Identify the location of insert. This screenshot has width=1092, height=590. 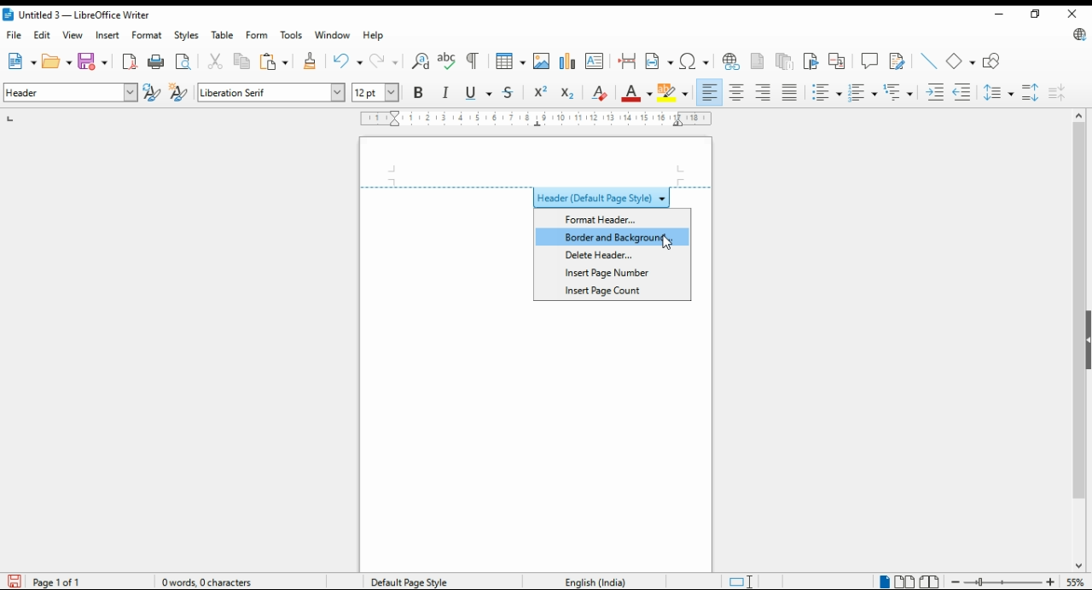
(107, 35).